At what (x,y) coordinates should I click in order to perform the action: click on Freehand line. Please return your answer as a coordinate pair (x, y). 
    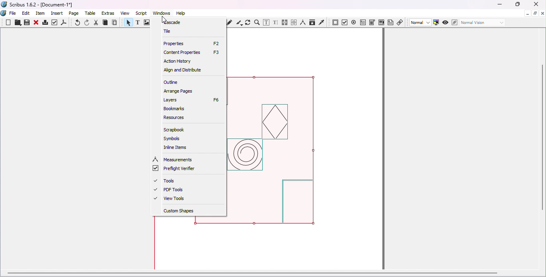
    Looking at the image, I should click on (231, 22).